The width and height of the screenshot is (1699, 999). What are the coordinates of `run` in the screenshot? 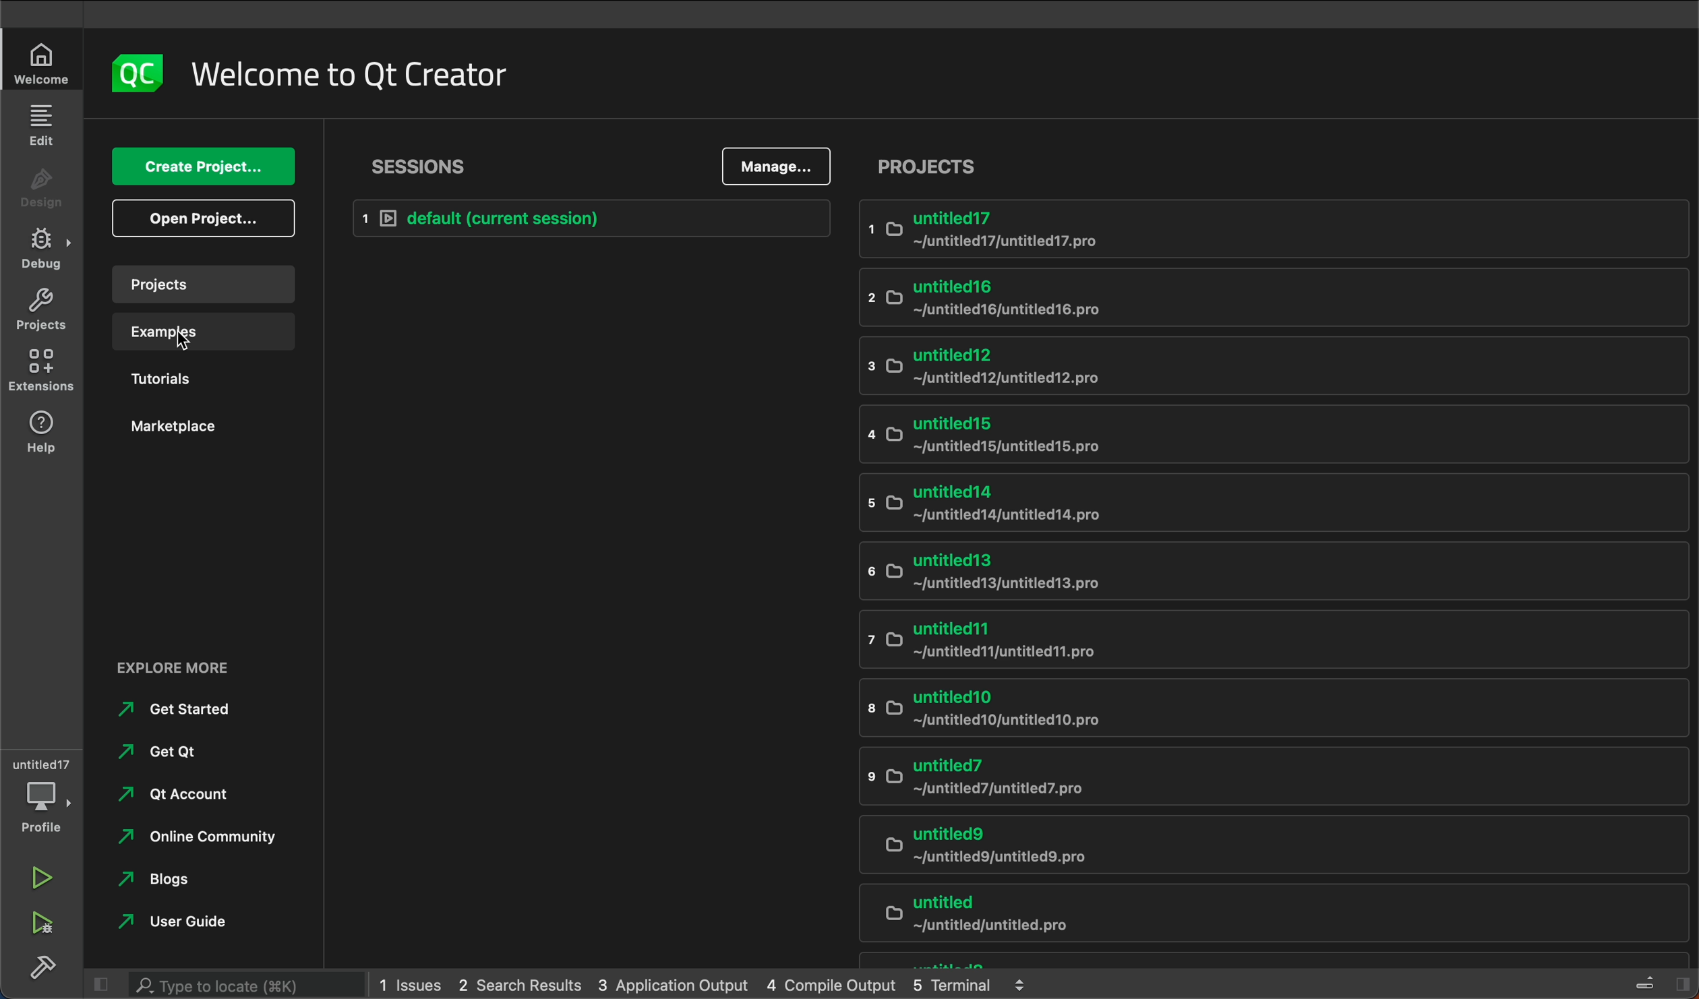 It's located at (48, 879).